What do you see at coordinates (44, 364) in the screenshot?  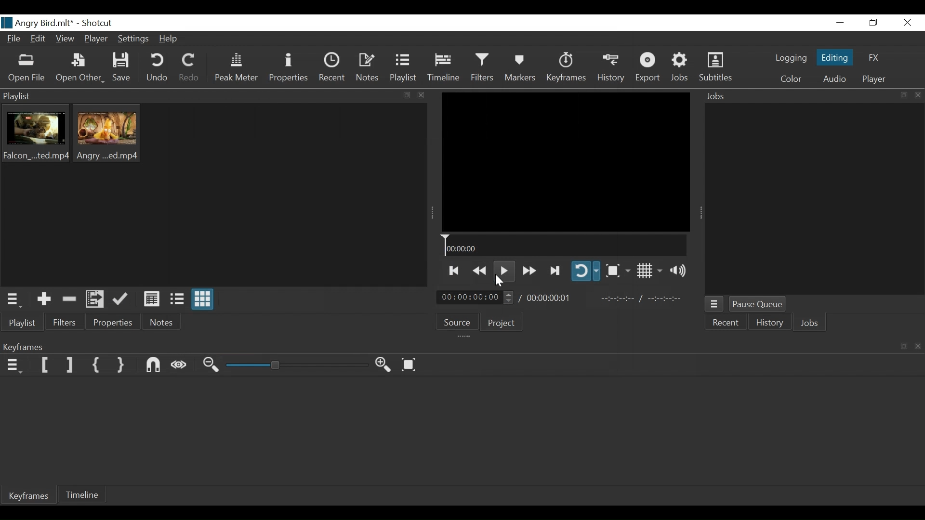 I see `Set Filter Keyframe ` at bounding box center [44, 364].